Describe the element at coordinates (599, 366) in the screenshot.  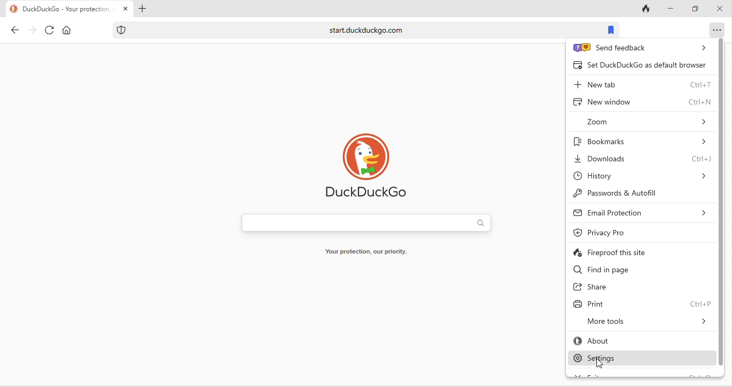
I see `cursor movement` at that location.